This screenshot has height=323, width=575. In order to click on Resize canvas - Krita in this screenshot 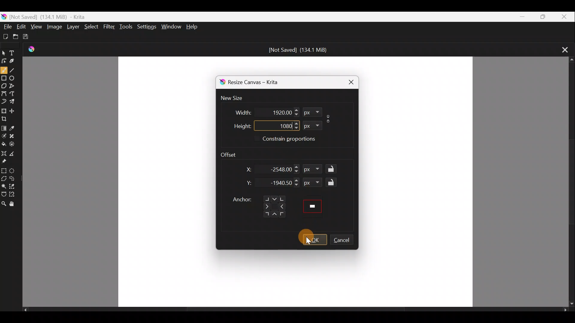, I will do `click(260, 83)`.